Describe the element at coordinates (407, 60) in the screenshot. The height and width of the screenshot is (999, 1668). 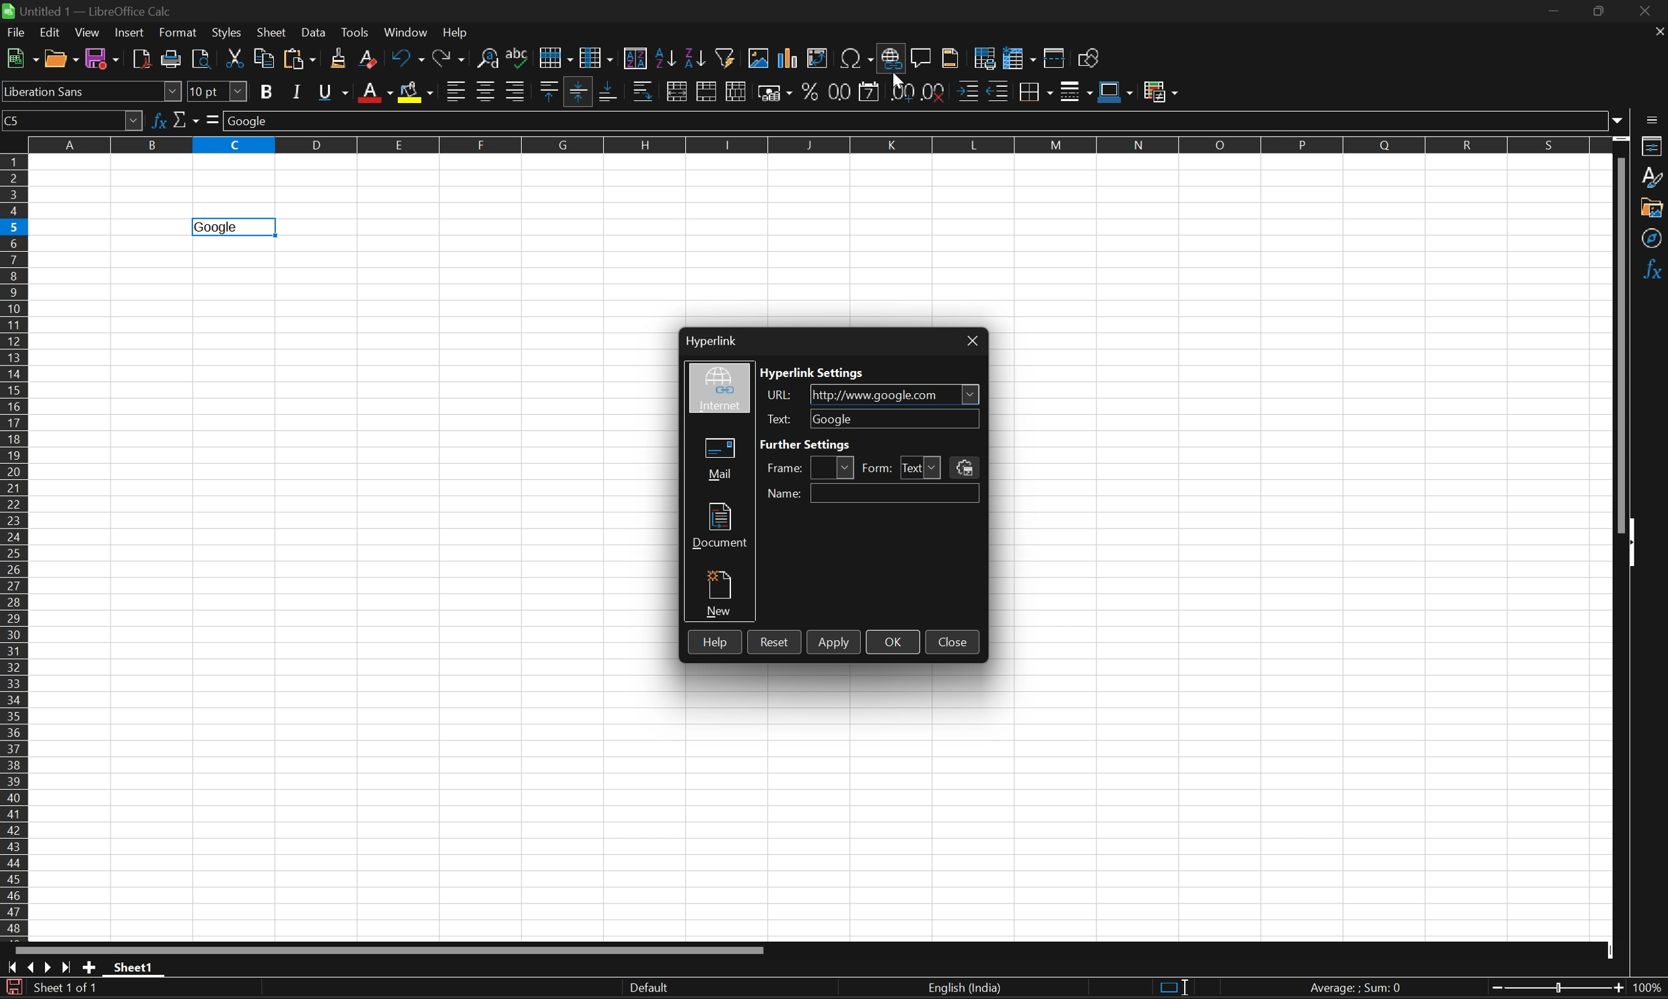
I see `Undo` at that location.